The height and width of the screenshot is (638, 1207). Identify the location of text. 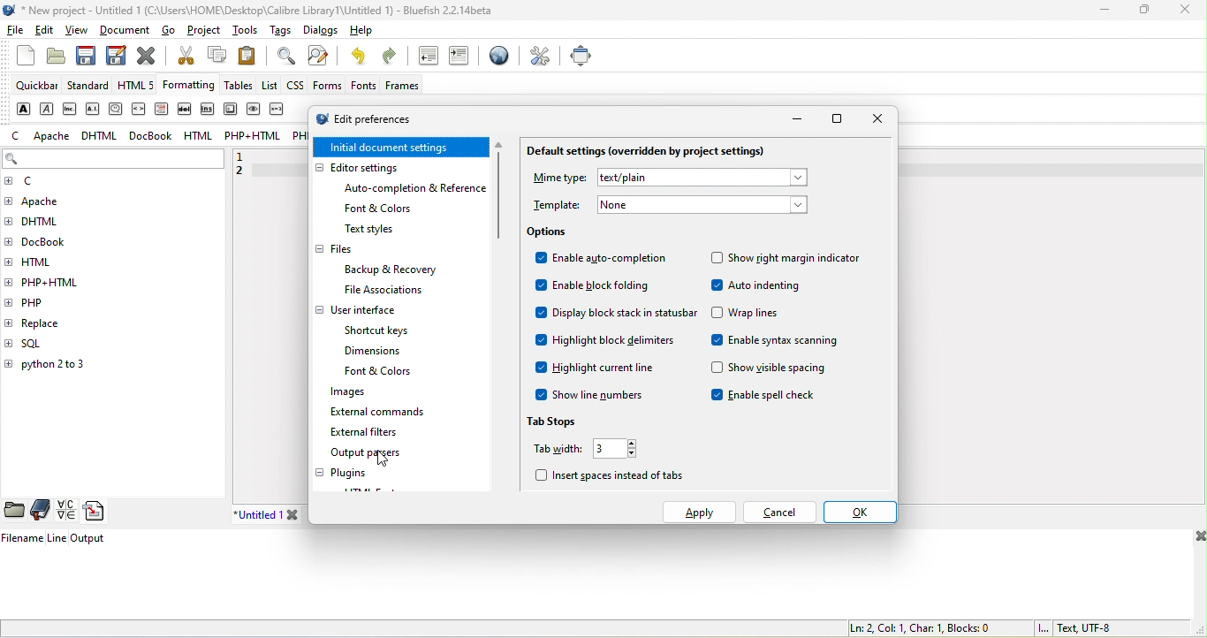
(702, 178).